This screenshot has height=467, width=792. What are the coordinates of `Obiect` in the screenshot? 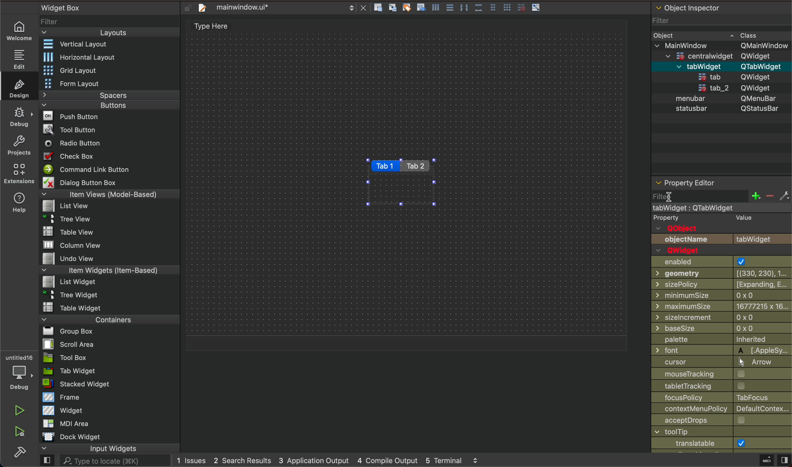 It's located at (664, 34).